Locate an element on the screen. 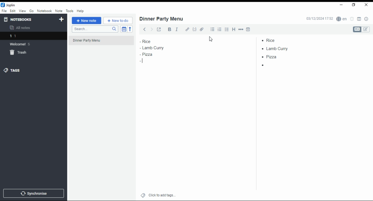  attach file is located at coordinates (203, 29).